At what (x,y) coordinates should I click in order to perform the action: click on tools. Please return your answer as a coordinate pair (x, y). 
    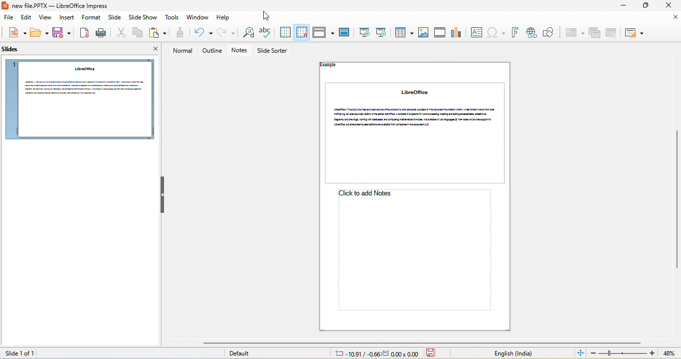
    Looking at the image, I should click on (173, 18).